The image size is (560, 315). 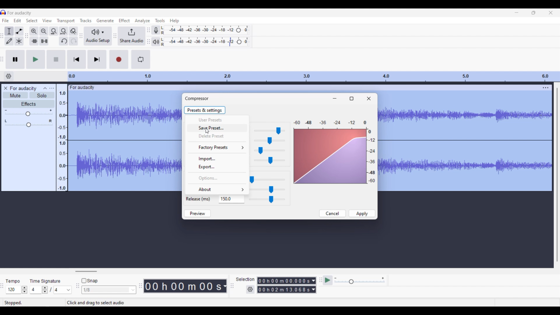 What do you see at coordinates (3, 13) in the screenshot?
I see `Software logo` at bounding box center [3, 13].